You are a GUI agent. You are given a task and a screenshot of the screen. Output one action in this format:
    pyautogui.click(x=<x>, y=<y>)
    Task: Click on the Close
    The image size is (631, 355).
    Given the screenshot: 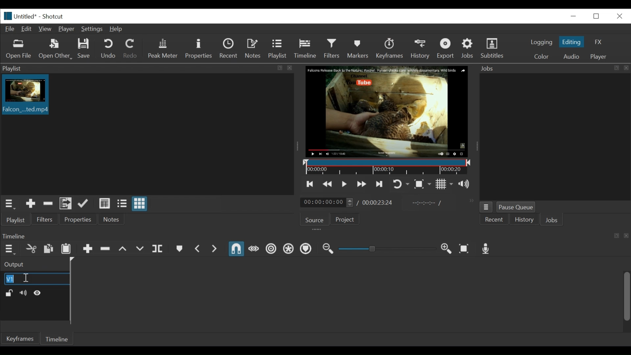 What is the action you would take?
    pyautogui.click(x=619, y=16)
    